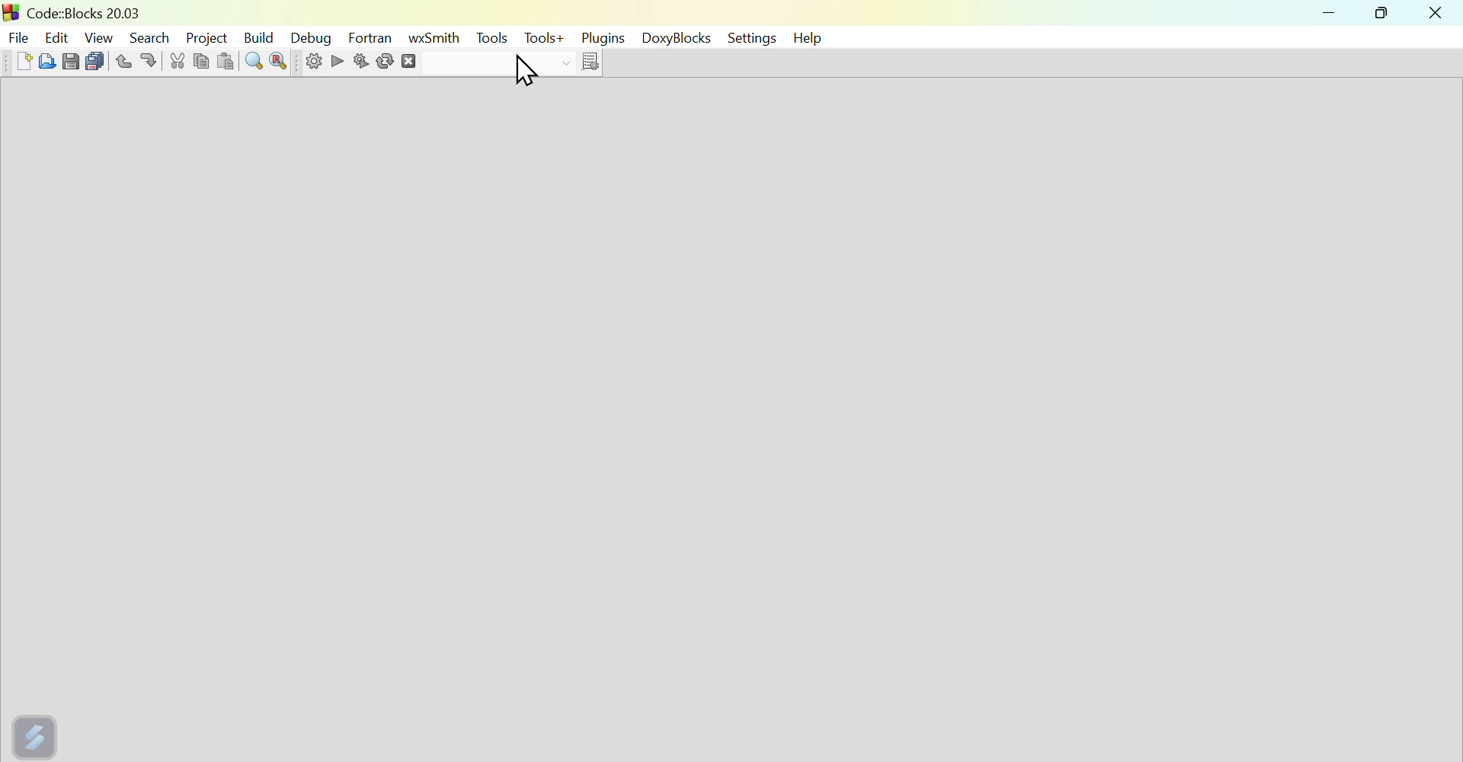 This screenshot has width=1463, height=762. I want to click on Settings, so click(749, 38).